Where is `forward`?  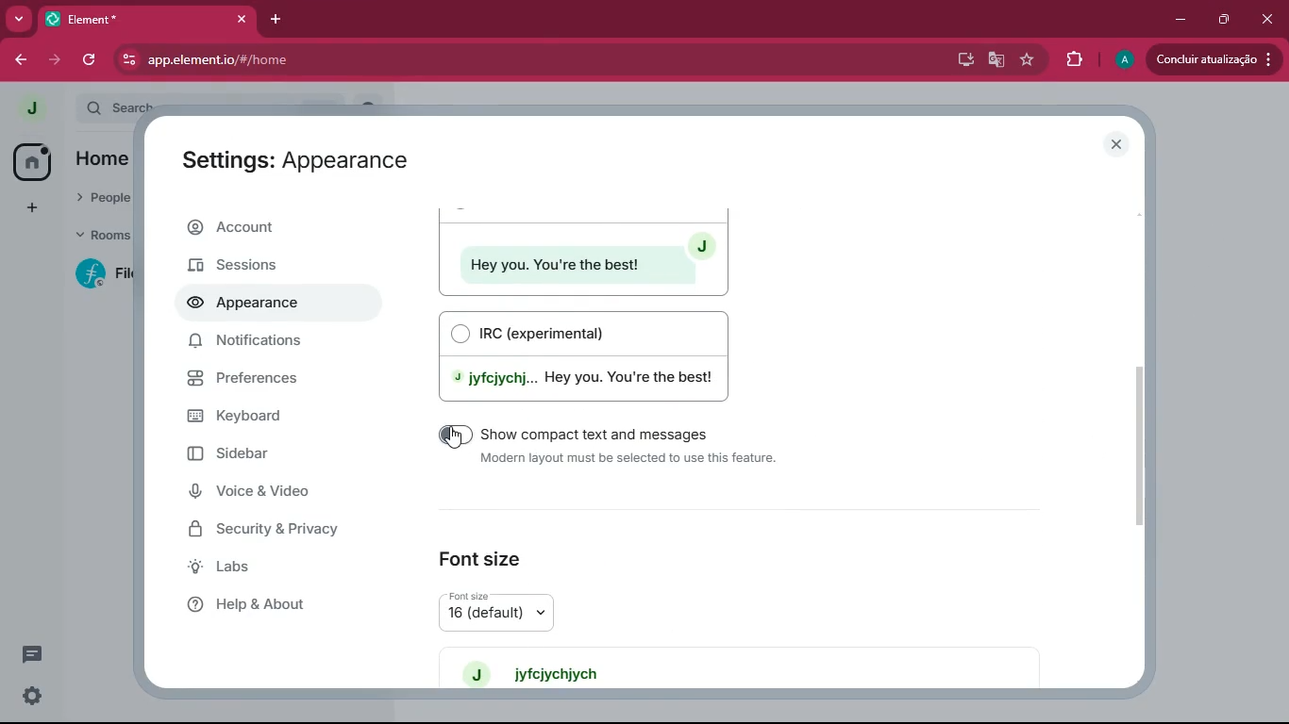 forward is located at coordinates (55, 61).